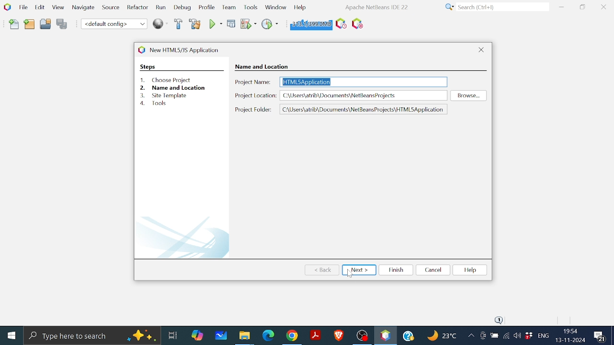  I want to click on 3. Site template, so click(165, 95).